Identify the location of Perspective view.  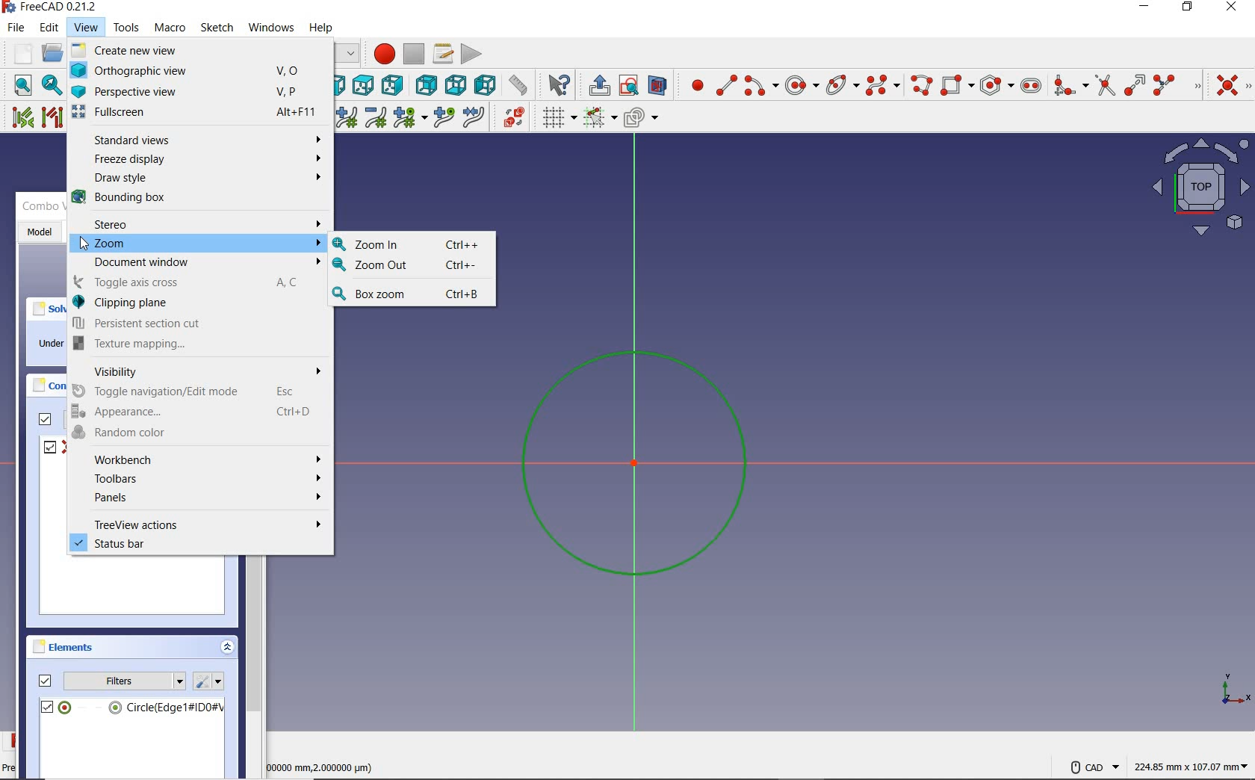
(193, 91).